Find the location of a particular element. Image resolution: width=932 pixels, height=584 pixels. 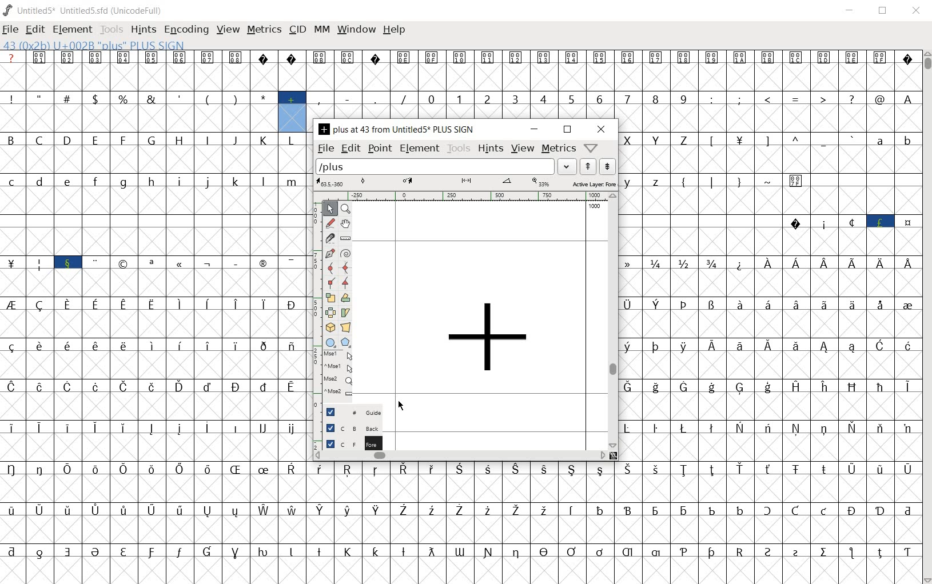

view is located at coordinates (227, 28).